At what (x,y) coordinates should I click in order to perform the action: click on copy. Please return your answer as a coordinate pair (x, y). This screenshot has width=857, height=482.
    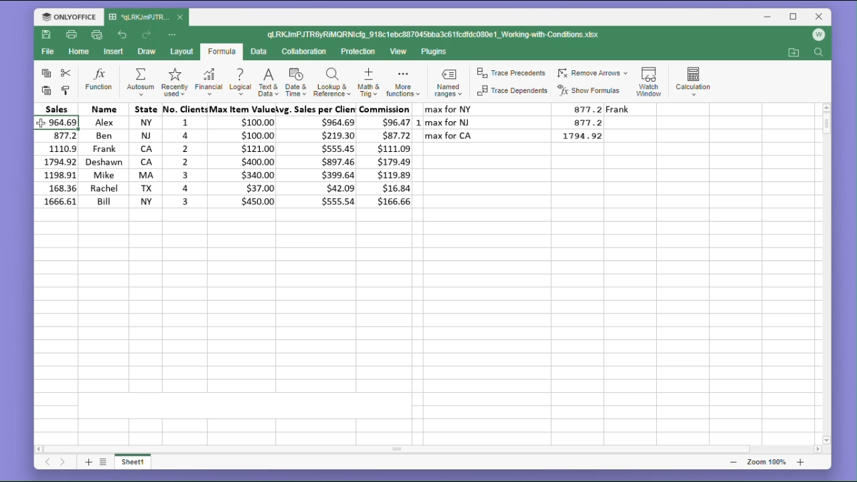
    Looking at the image, I should click on (44, 74).